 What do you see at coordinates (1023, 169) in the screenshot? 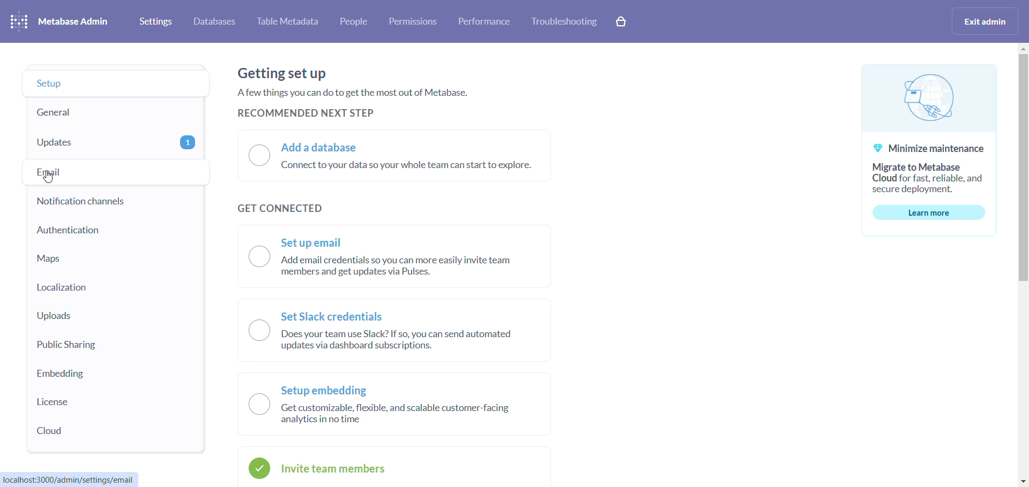
I see `scrollbar` at bounding box center [1023, 169].